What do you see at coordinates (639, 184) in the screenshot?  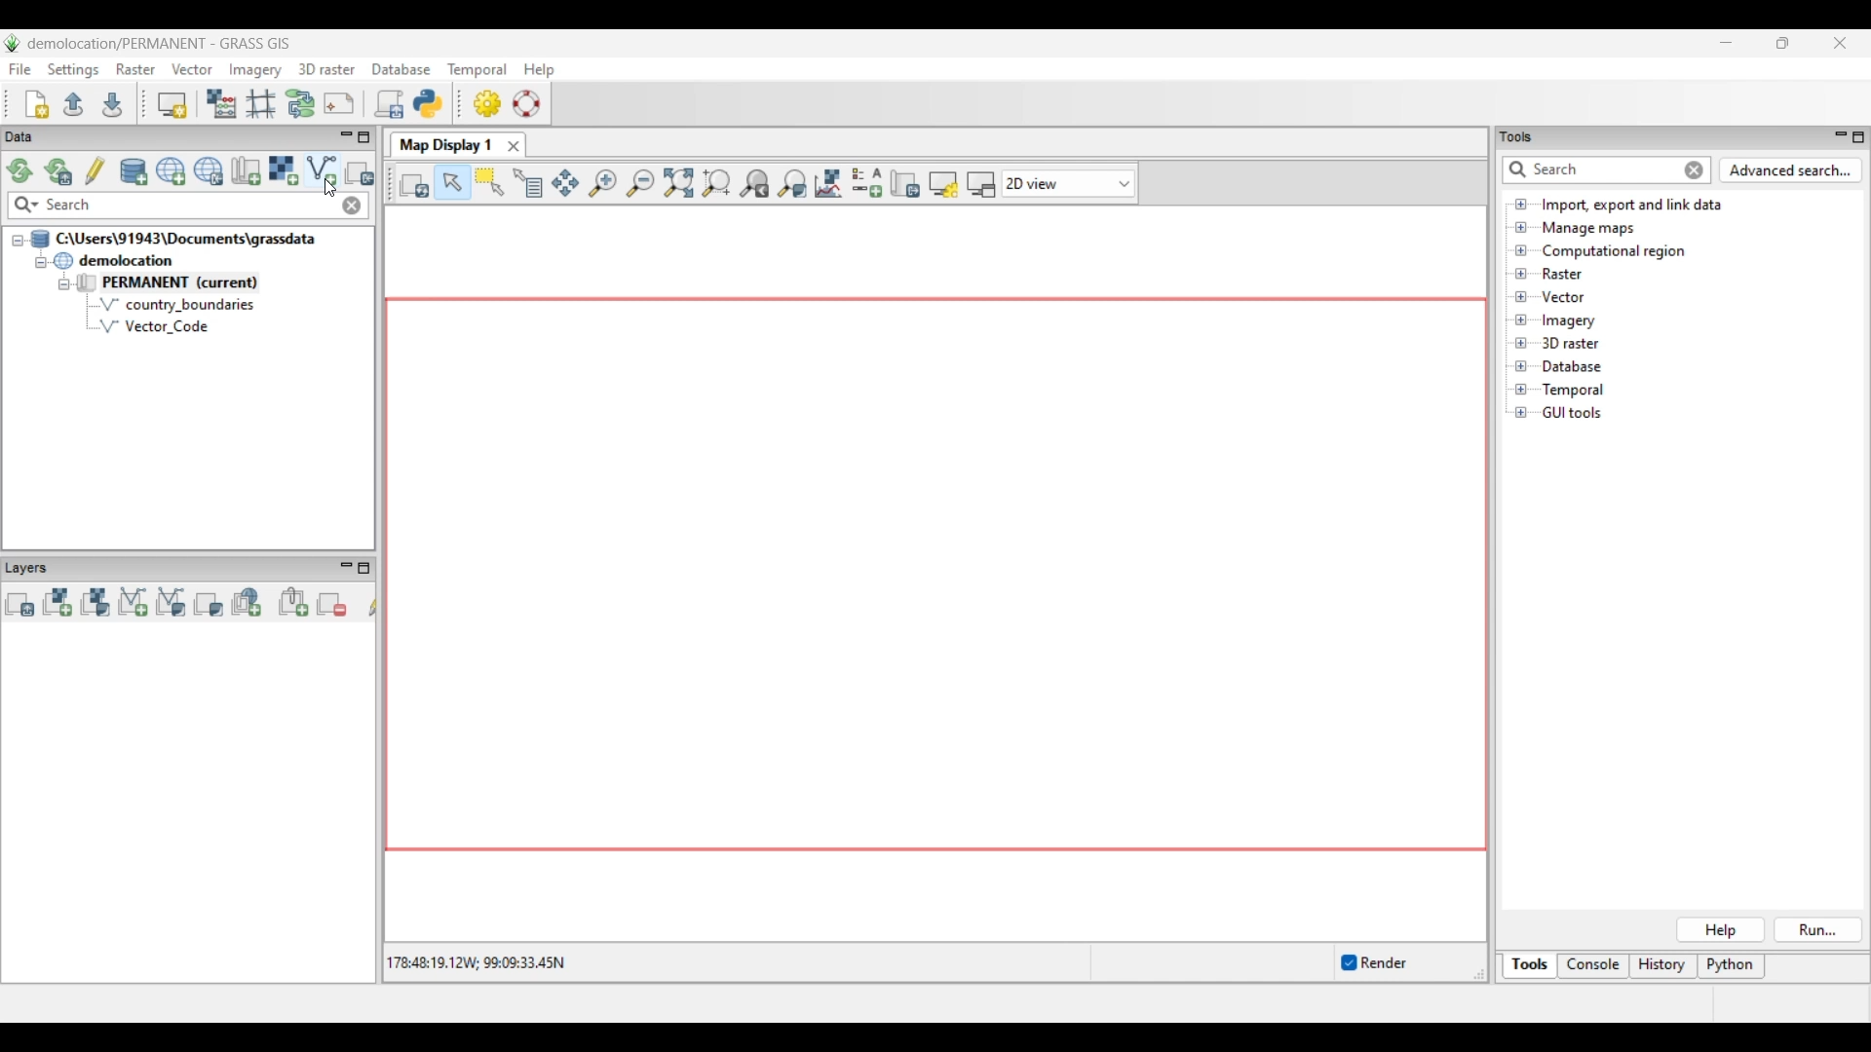 I see `Zoom out` at bounding box center [639, 184].